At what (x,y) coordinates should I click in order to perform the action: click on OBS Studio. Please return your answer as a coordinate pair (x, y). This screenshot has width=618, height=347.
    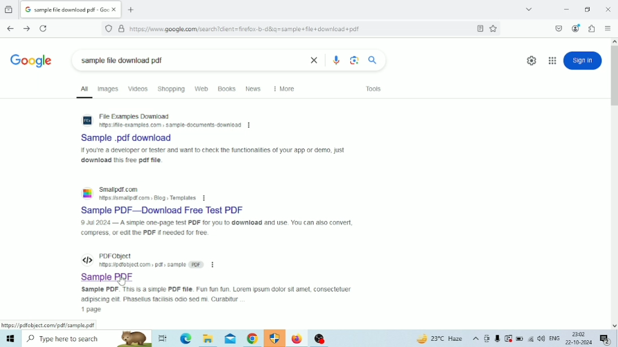
    Looking at the image, I should click on (320, 339).